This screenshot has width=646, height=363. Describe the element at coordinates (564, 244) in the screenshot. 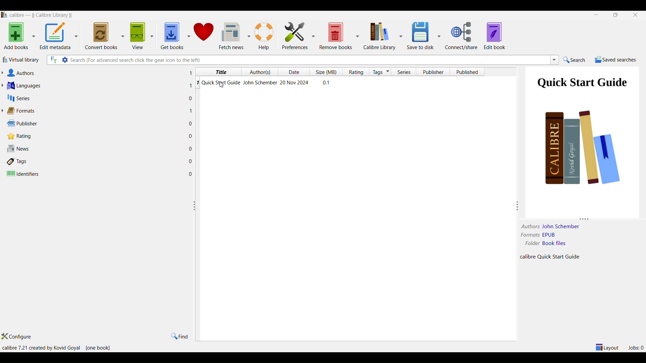

I see `Book files` at that location.